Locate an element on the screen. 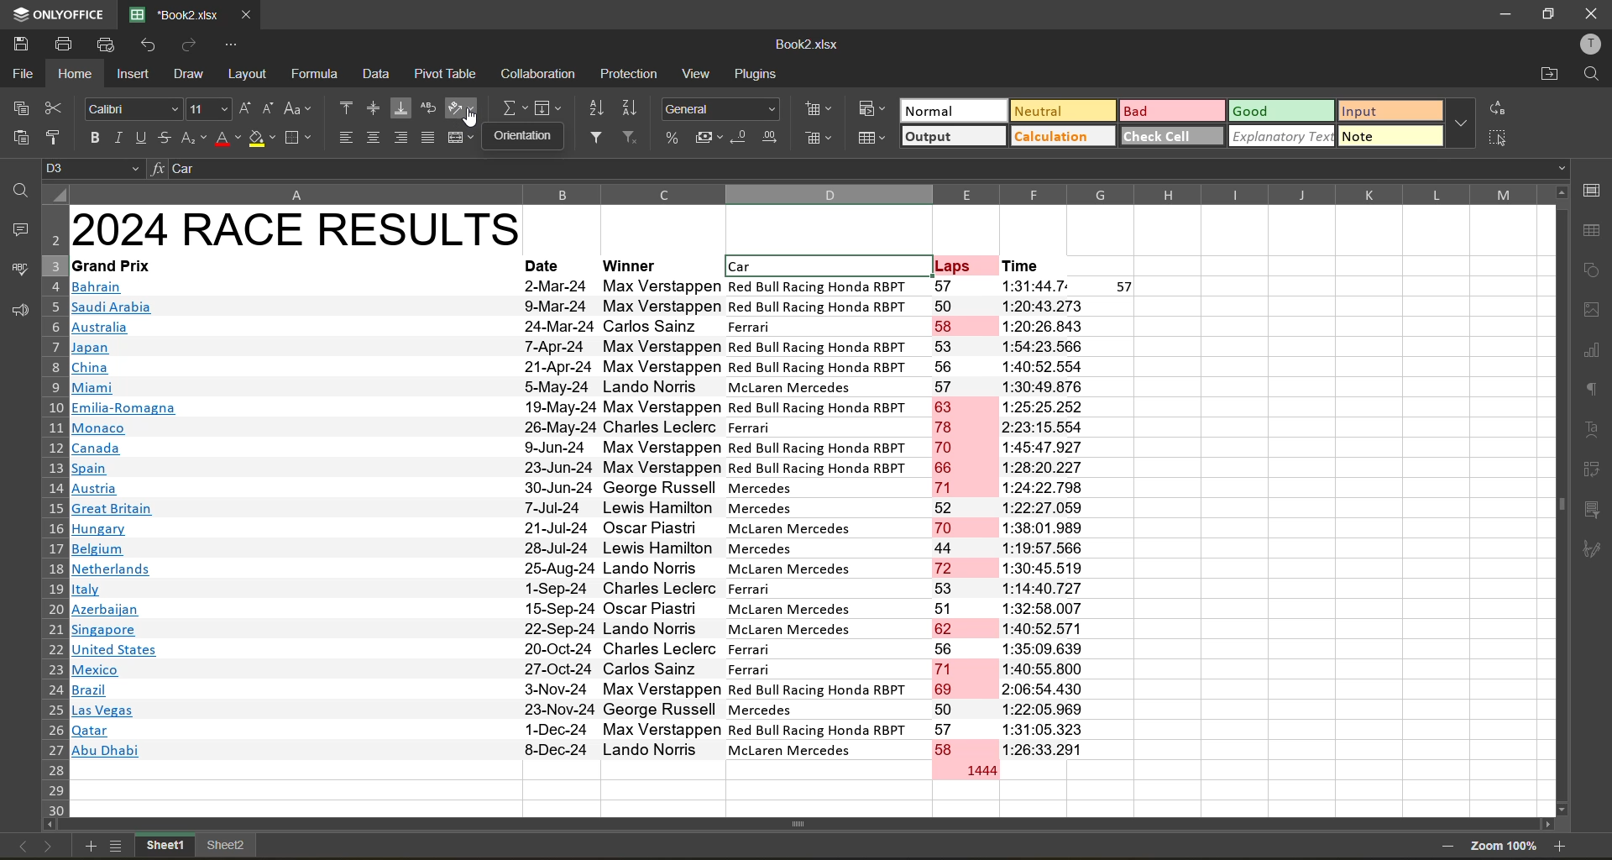  insert is located at coordinates (132, 72).